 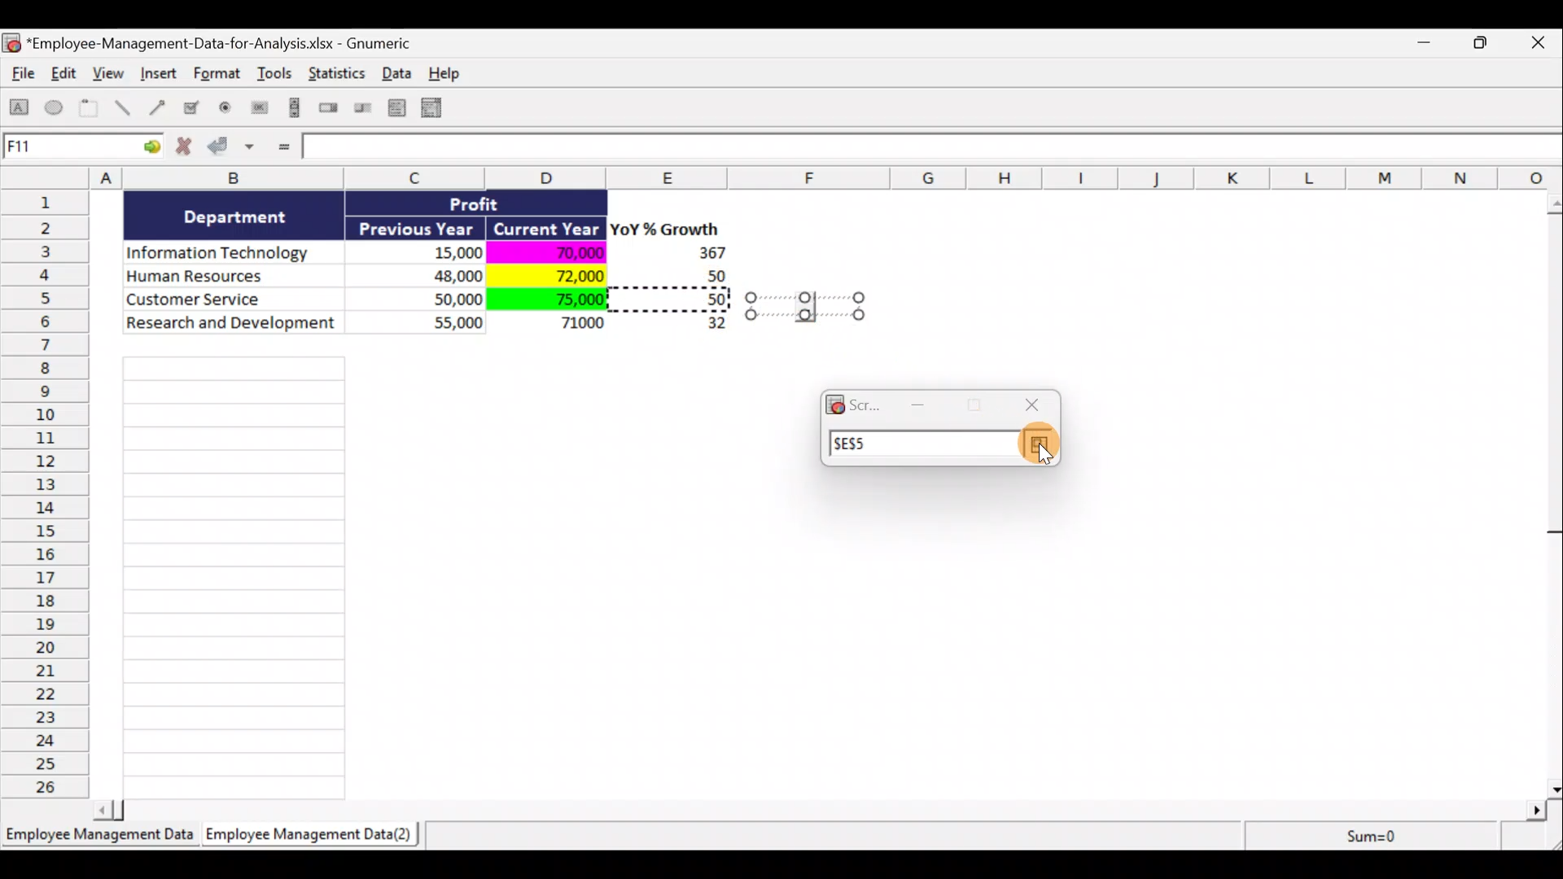 I want to click on Maximise, so click(x=1489, y=41).